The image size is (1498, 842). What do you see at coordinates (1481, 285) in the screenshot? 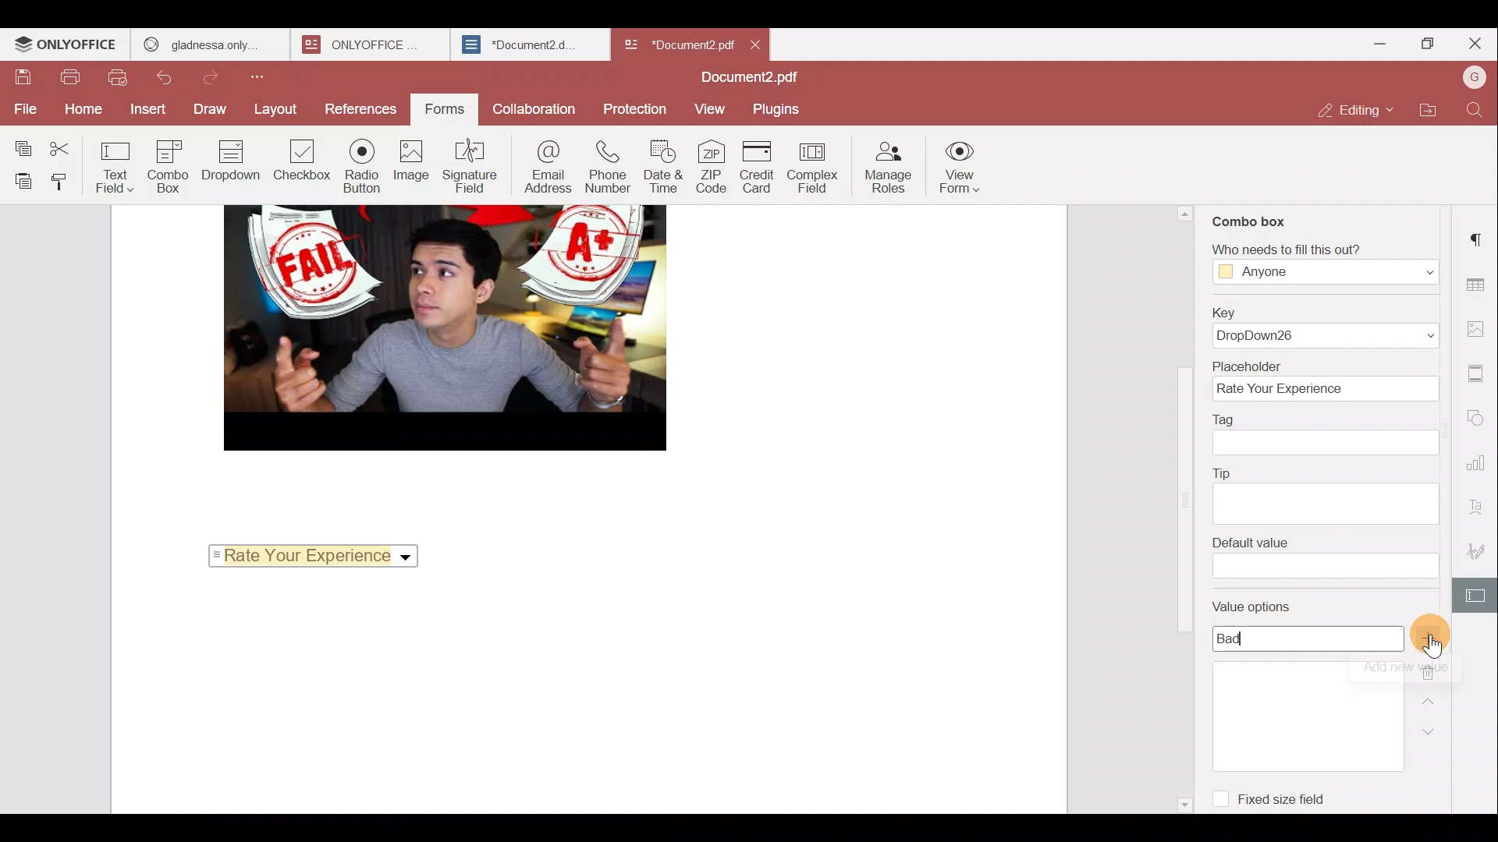
I see `Table settings` at bounding box center [1481, 285].